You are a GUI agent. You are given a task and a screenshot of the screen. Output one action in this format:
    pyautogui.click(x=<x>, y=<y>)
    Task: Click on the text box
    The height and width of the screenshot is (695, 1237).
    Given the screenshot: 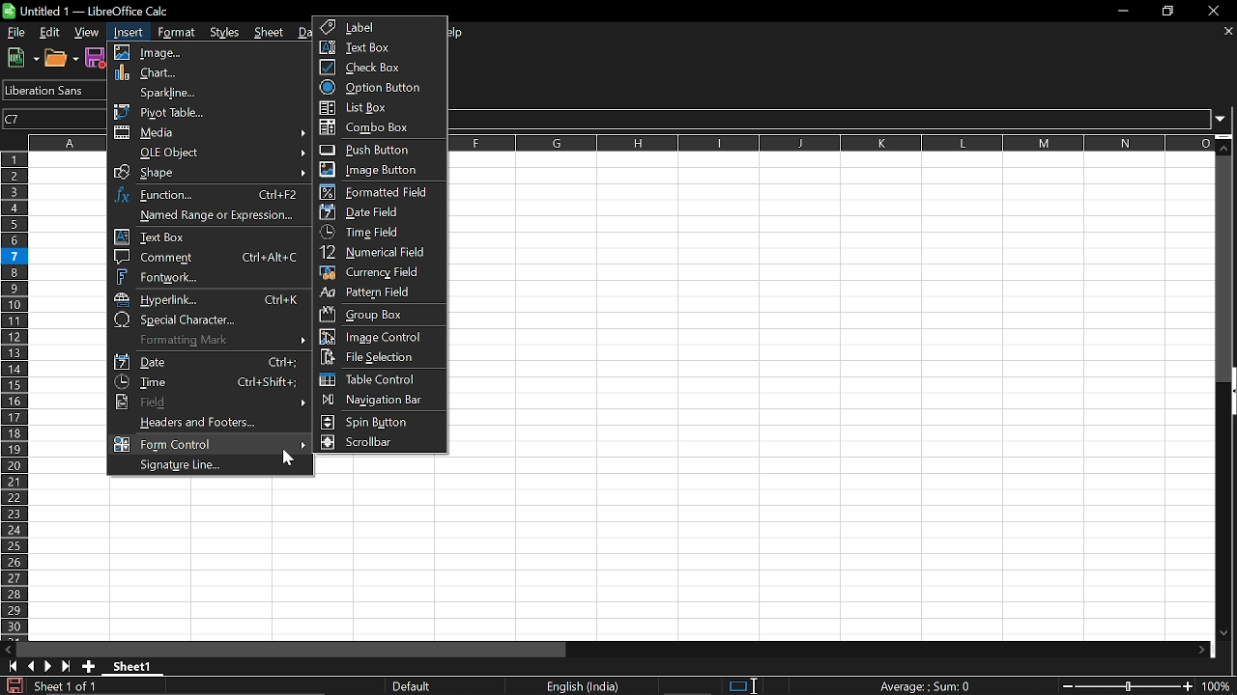 What is the action you would take?
    pyautogui.click(x=208, y=236)
    